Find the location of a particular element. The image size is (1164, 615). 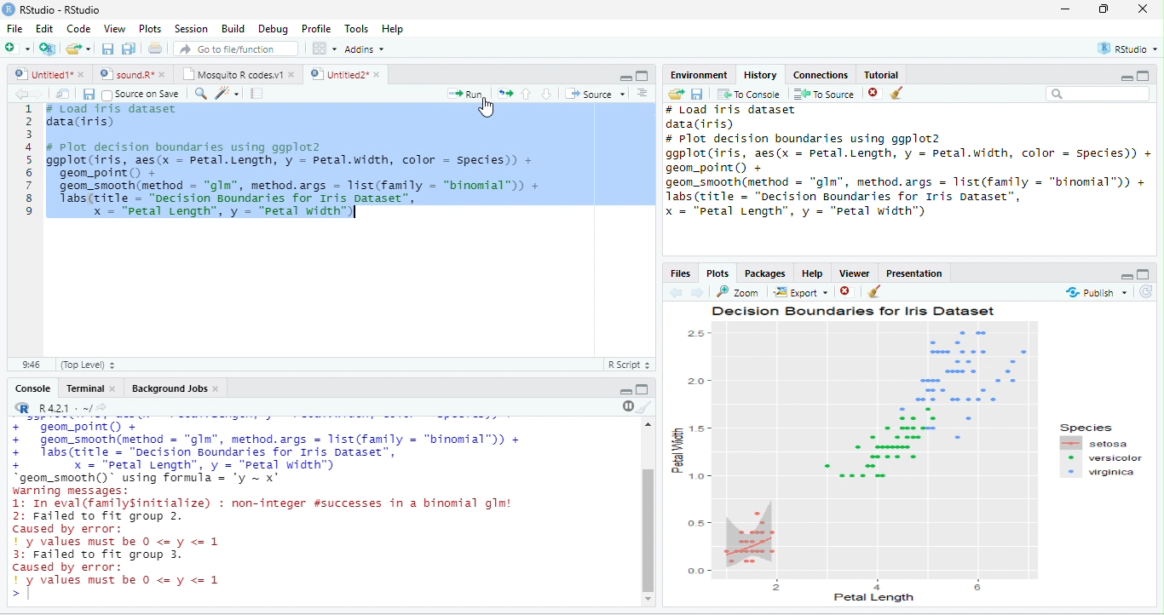

Maximize is located at coordinates (1143, 274).